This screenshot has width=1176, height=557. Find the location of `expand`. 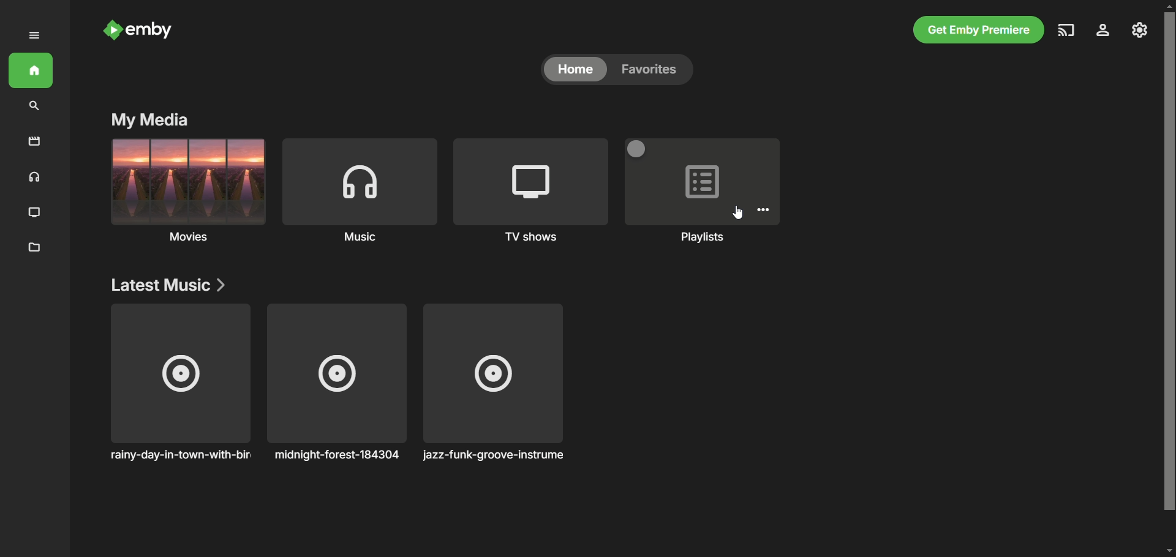

expand is located at coordinates (34, 36).